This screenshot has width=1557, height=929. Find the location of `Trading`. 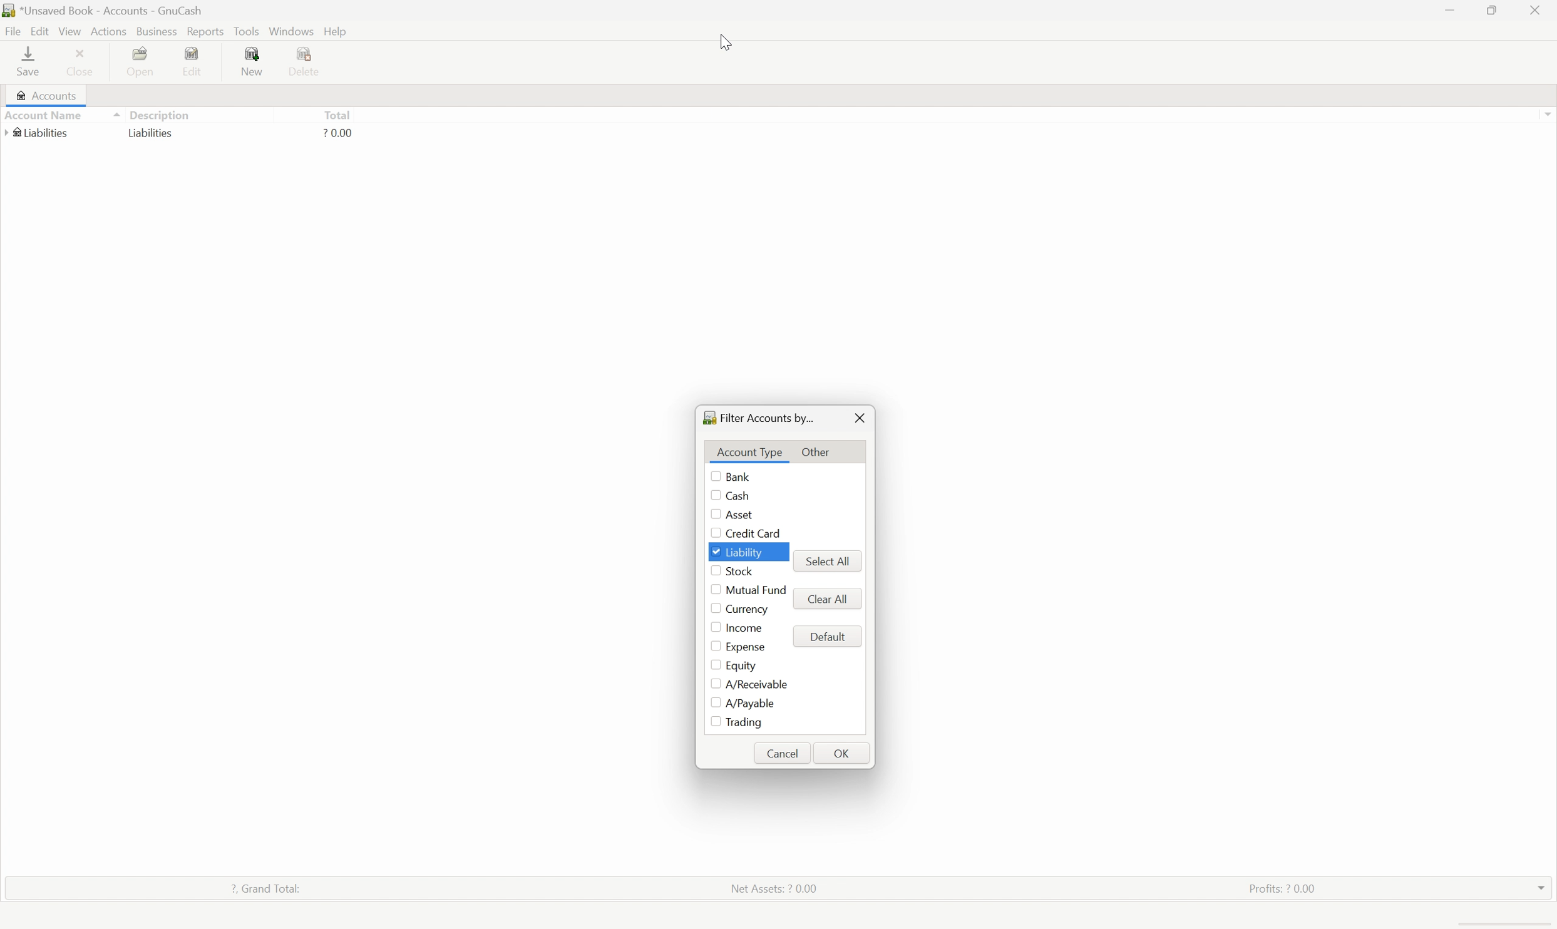

Trading is located at coordinates (746, 722).